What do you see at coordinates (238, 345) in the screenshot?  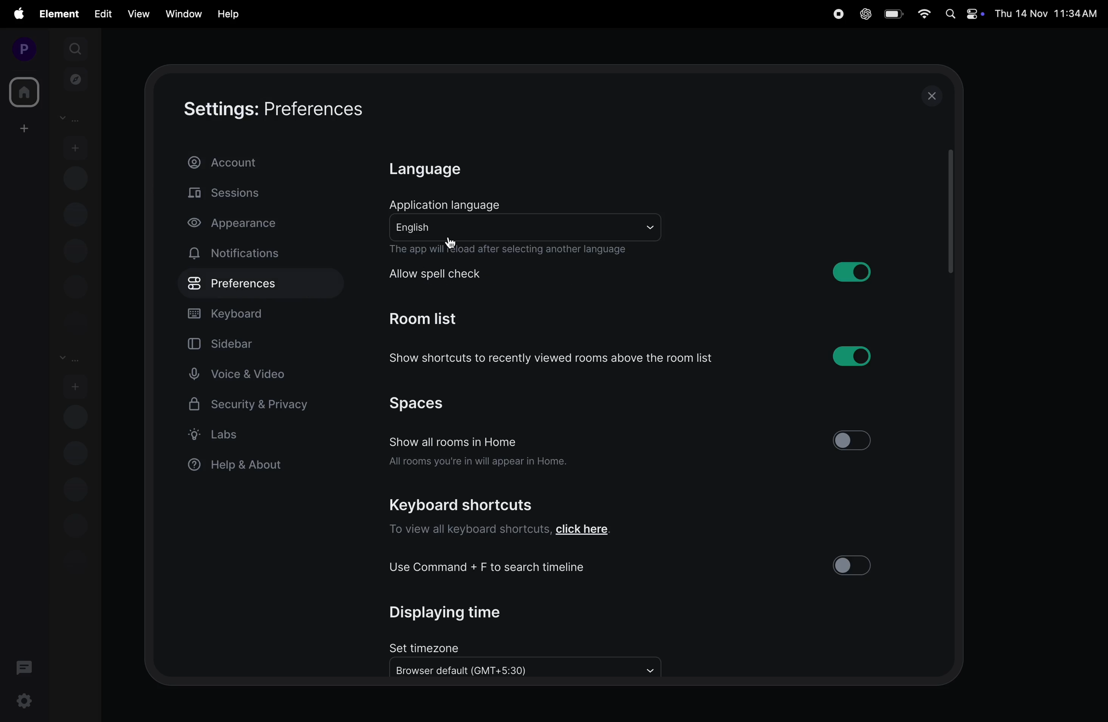 I see `sidebar` at bounding box center [238, 345].